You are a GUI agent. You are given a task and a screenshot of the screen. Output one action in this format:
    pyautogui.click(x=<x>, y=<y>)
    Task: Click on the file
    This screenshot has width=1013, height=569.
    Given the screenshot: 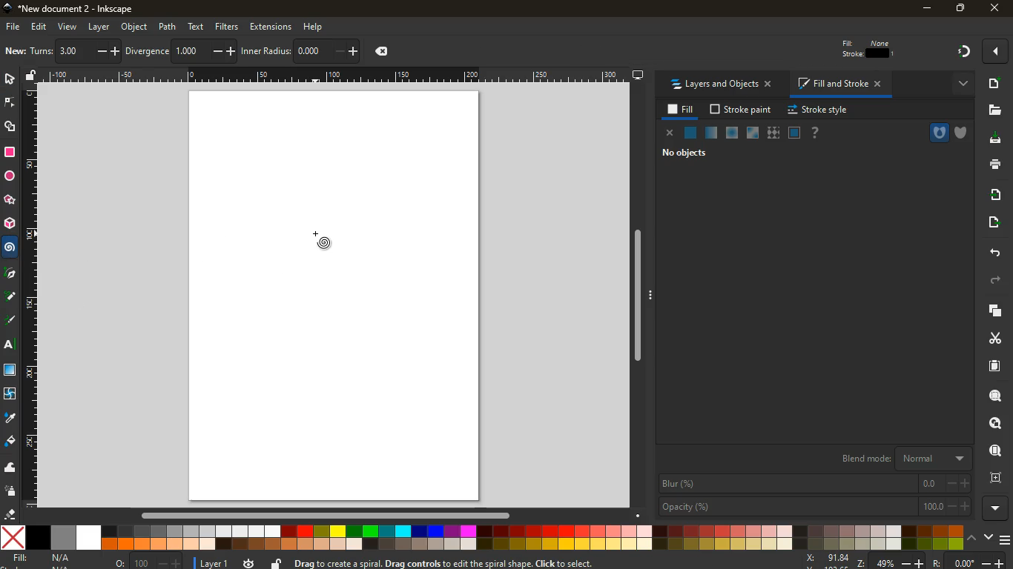 What is the action you would take?
    pyautogui.click(x=13, y=27)
    